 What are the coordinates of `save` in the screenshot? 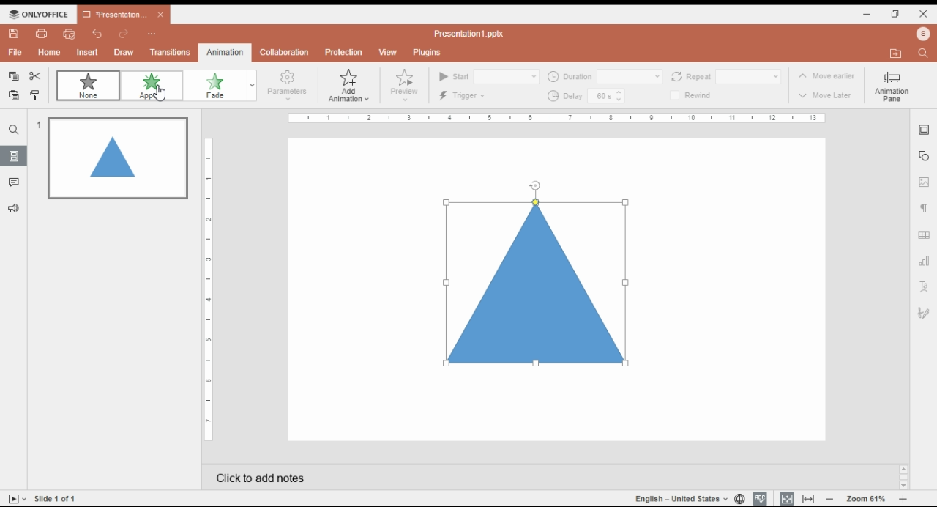 It's located at (15, 34).